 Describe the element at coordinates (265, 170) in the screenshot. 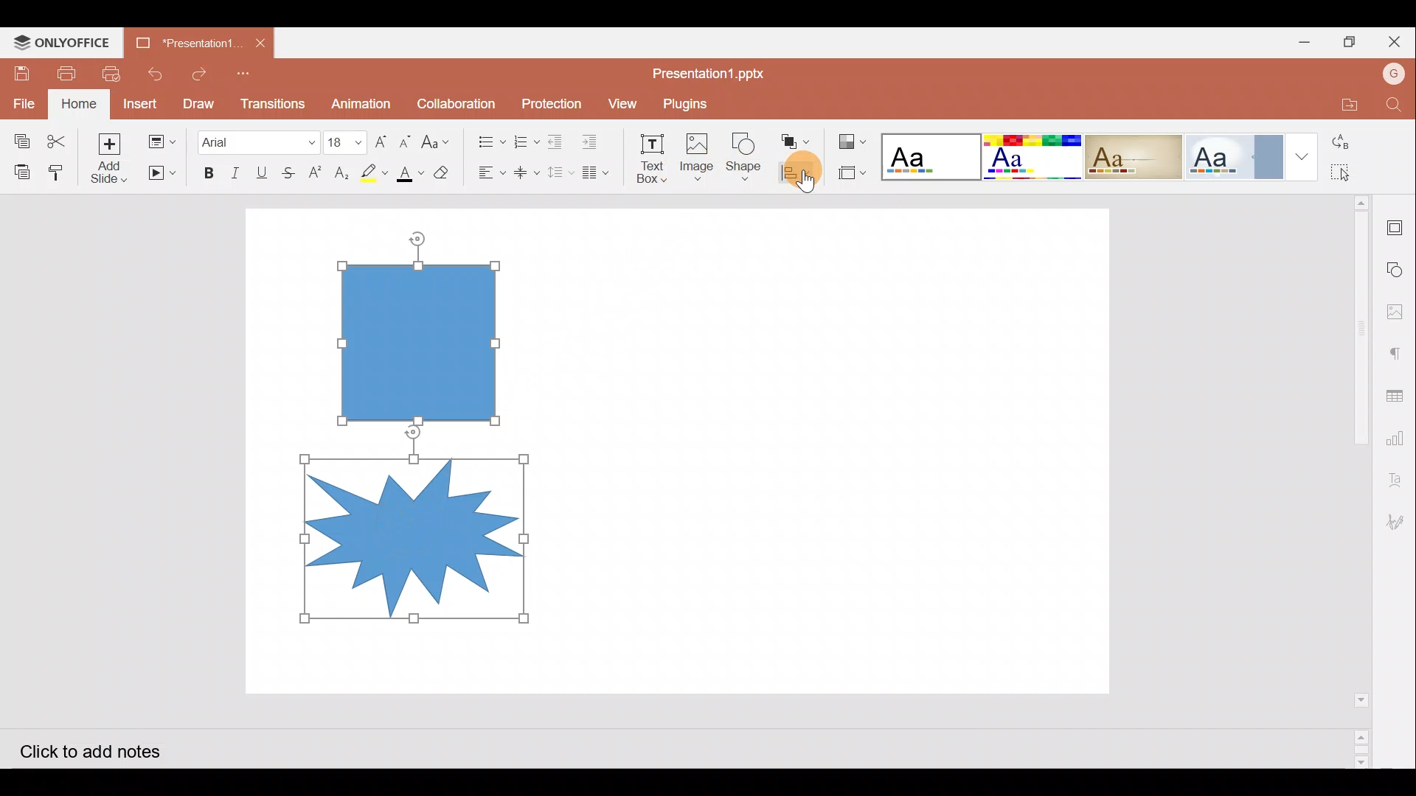

I see `Underline` at that location.